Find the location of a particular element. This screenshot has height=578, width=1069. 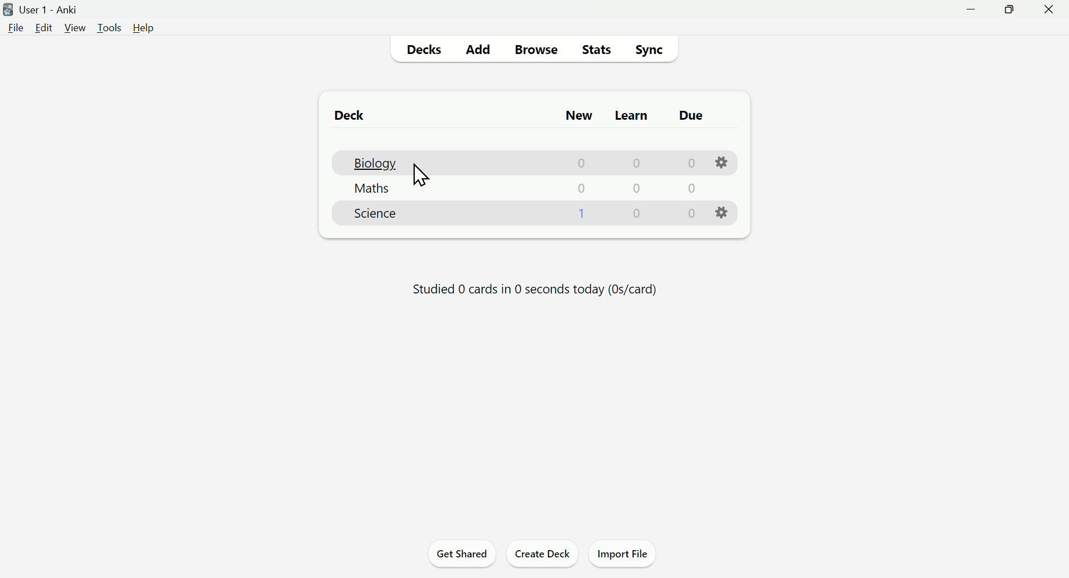

0 is located at coordinates (692, 214).